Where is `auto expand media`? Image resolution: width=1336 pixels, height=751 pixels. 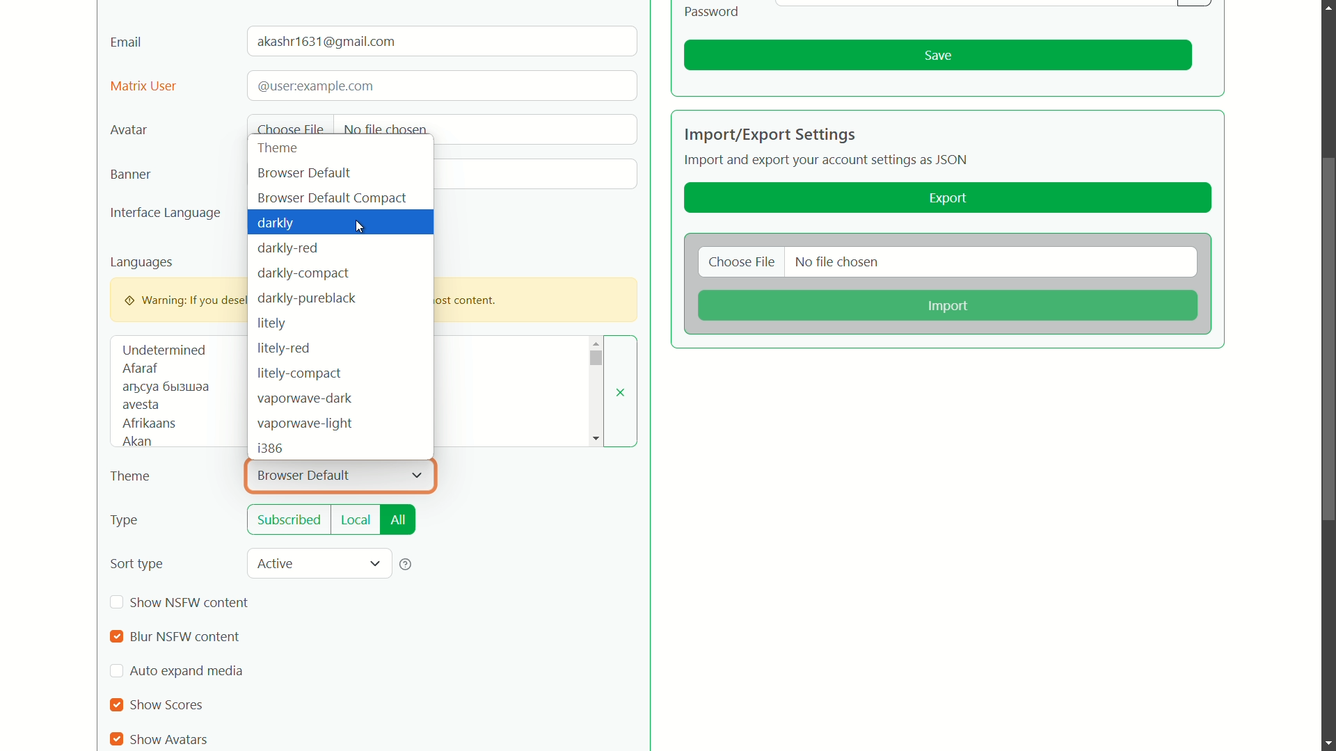 auto expand media is located at coordinates (187, 671).